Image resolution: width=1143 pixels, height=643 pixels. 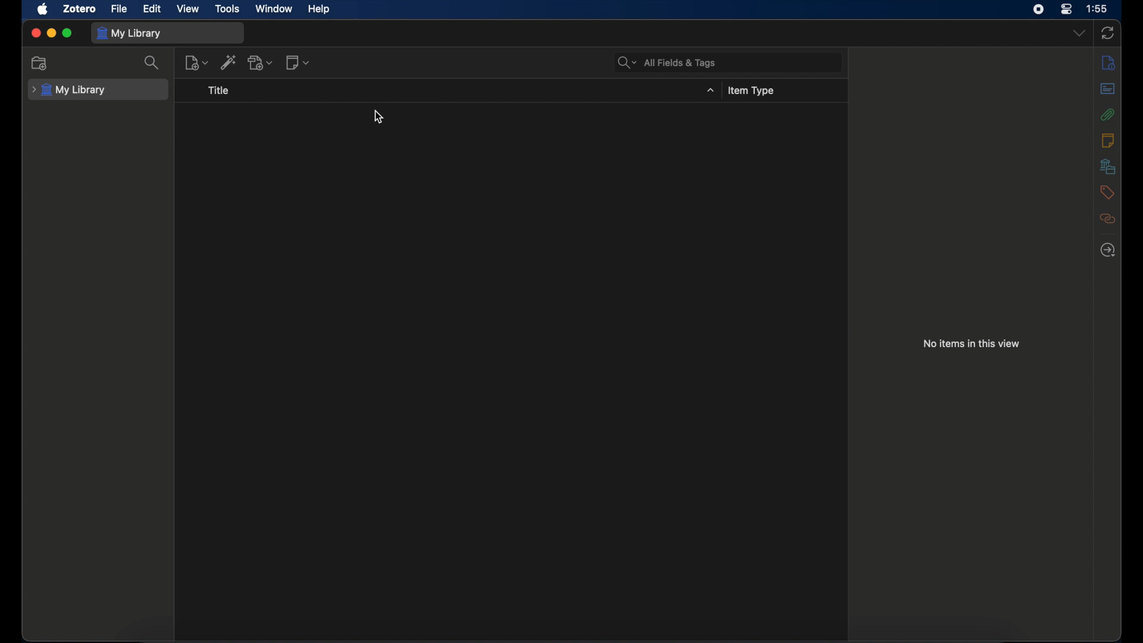 What do you see at coordinates (79, 8) in the screenshot?
I see `zotero` at bounding box center [79, 8].